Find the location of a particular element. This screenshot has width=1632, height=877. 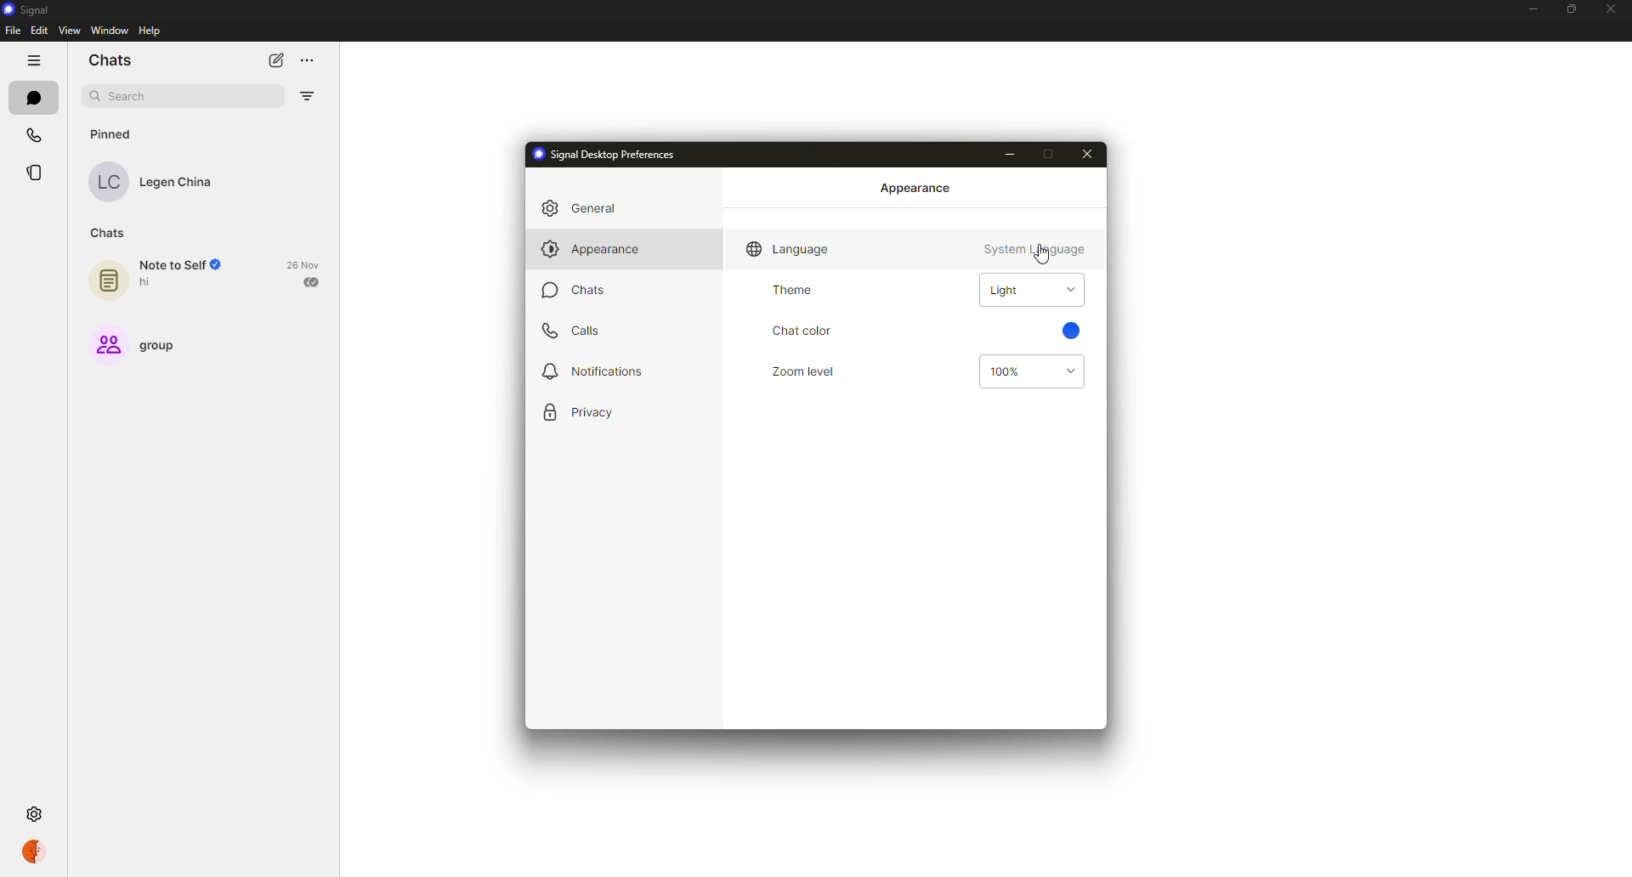

minimize is located at coordinates (1007, 154).